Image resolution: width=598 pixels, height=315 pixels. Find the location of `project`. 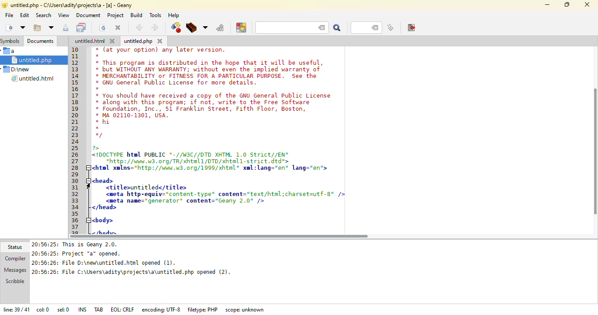

project is located at coordinates (116, 15).